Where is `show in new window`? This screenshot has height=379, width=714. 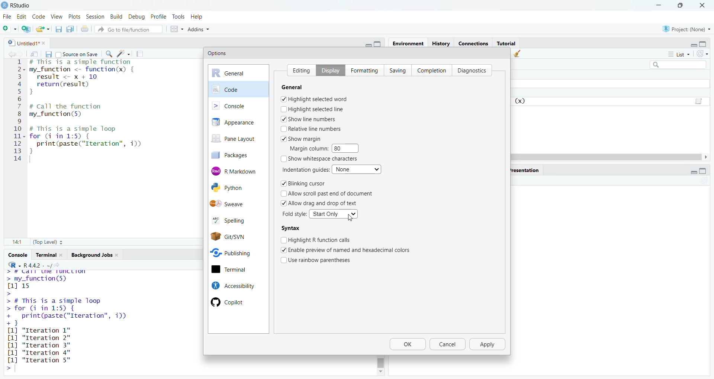
show in new window is located at coordinates (35, 54).